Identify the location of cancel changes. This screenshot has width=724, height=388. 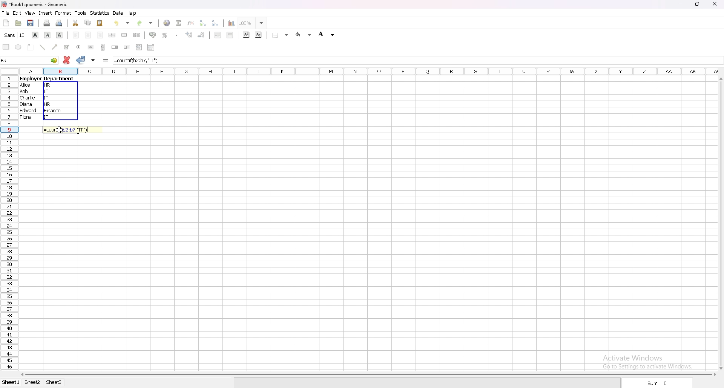
(66, 60).